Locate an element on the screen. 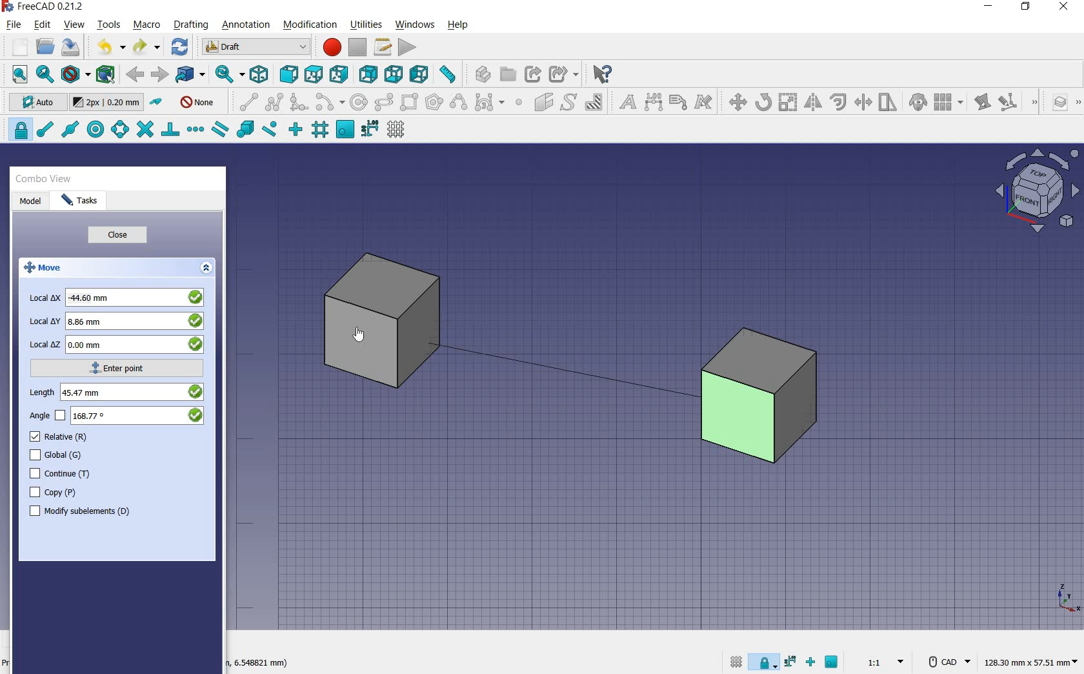 This screenshot has height=674, width=1084. save is located at coordinates (71, 48).